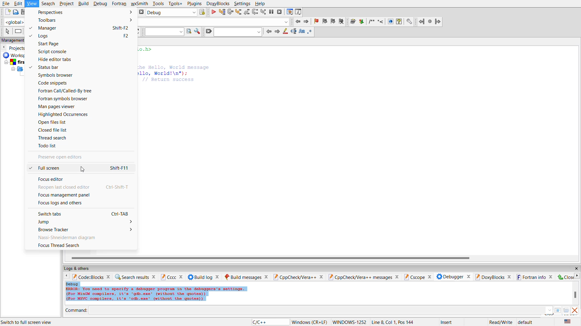 This screenshot has height=326, width=581. What do you see at coordinates (87, 213) in the screenshot?
I see `switch tabs` at bounding box center [87, 213].